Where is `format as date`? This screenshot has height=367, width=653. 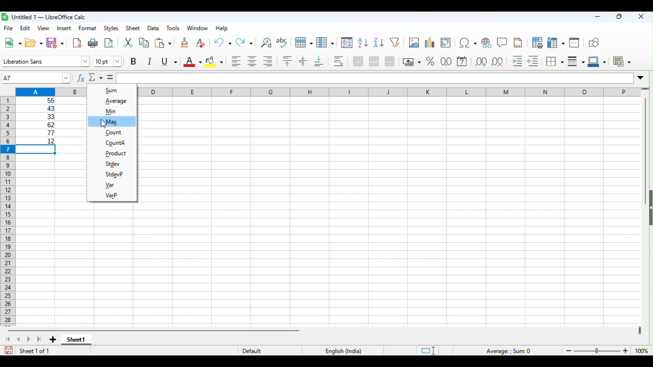 format as date is located at coordinates (463, 62).